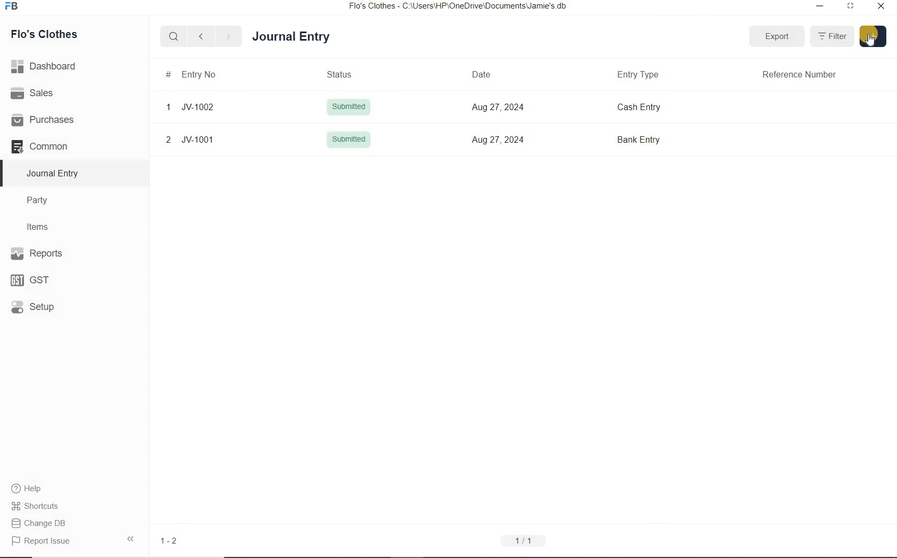 The width and height of the screenshot is (897, 558). I want to click on filter, so click(833, 37).